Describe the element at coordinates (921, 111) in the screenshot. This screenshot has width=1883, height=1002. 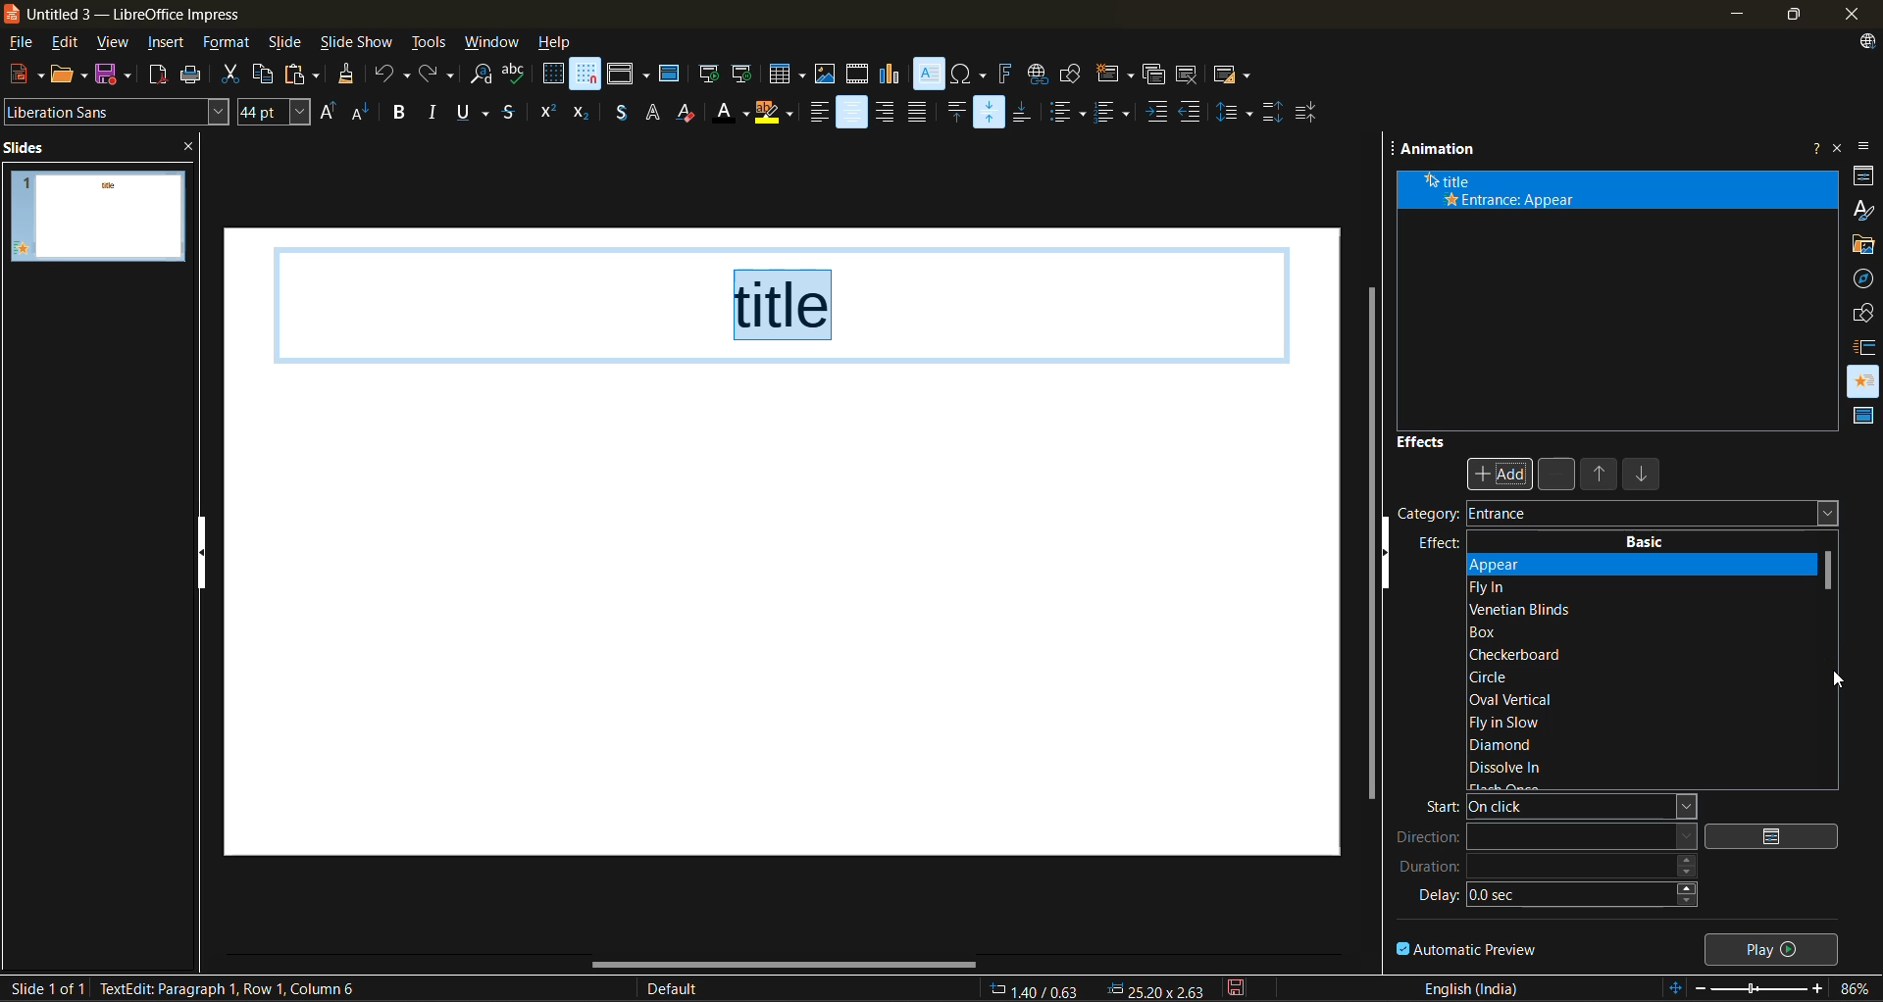
I see `justified` at that location.